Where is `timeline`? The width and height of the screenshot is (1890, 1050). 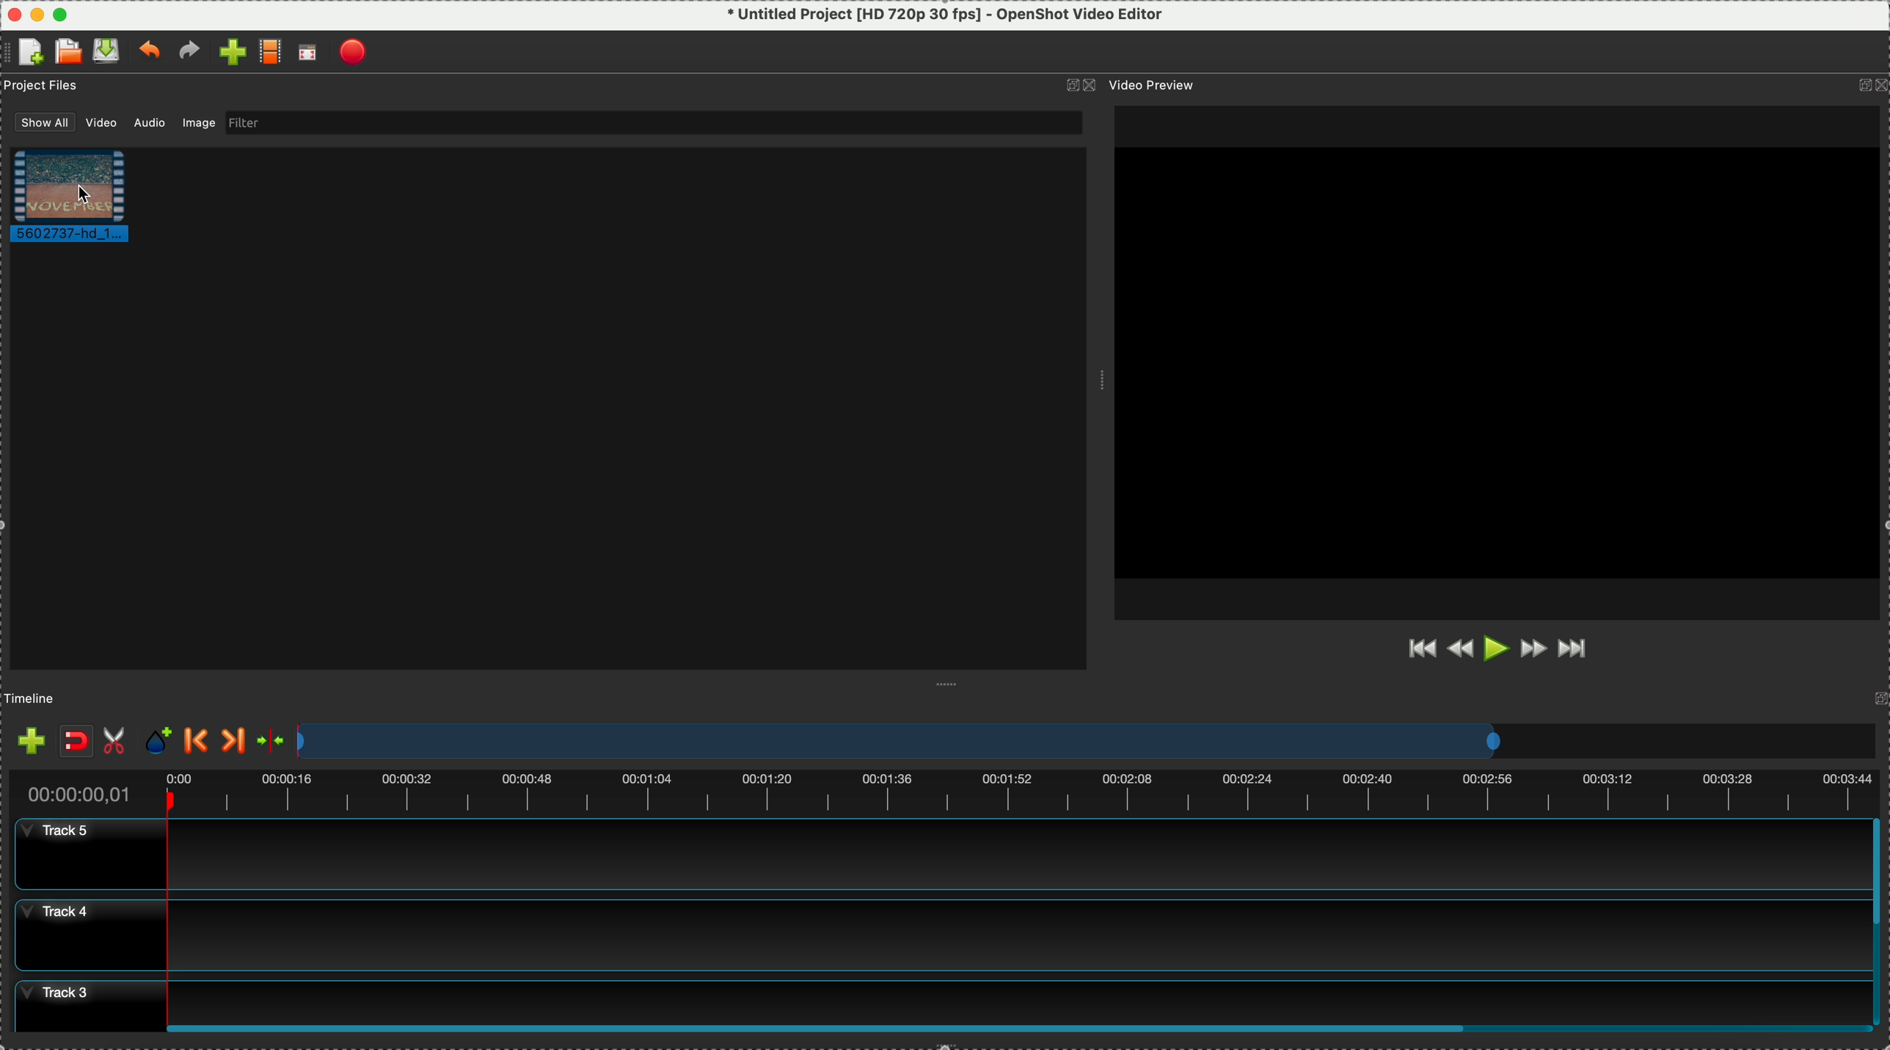 timeline is located at coordinates (34, 697).